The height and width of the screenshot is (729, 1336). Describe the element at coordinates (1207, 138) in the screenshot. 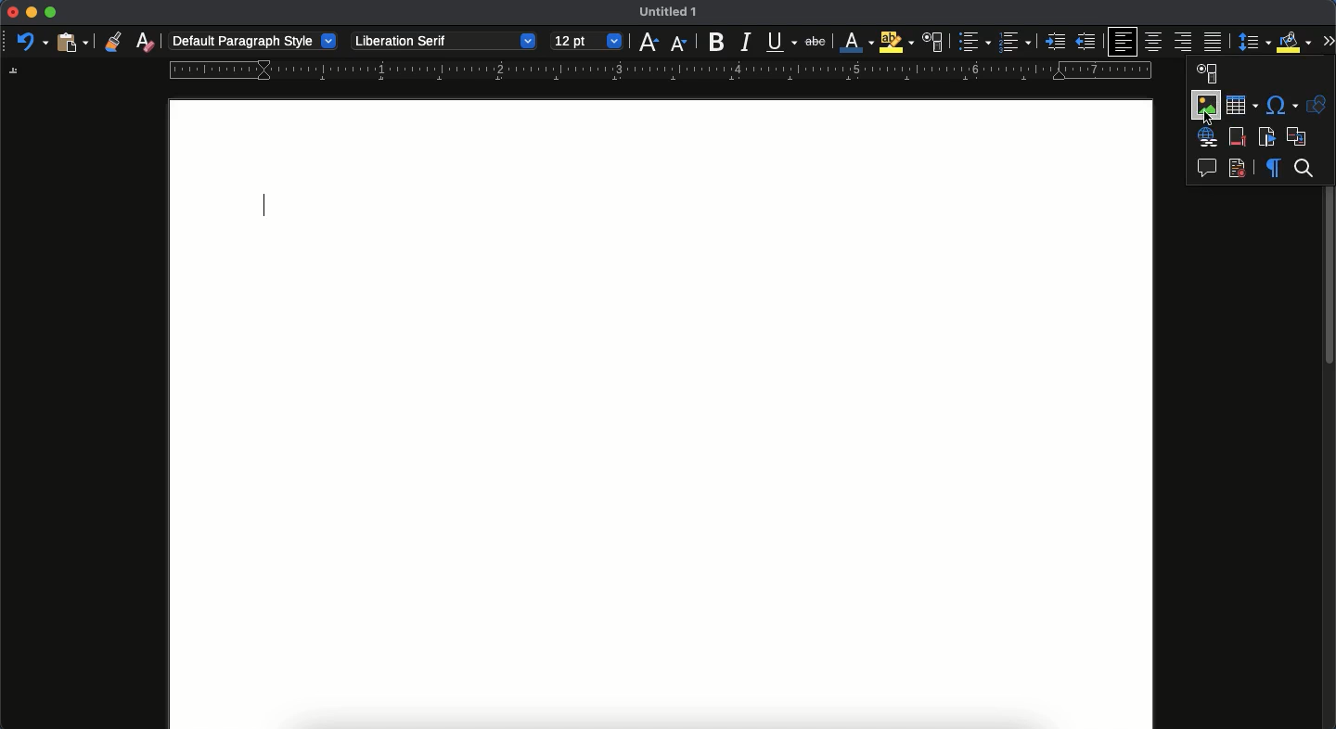

I see `hyperlink` at that location.